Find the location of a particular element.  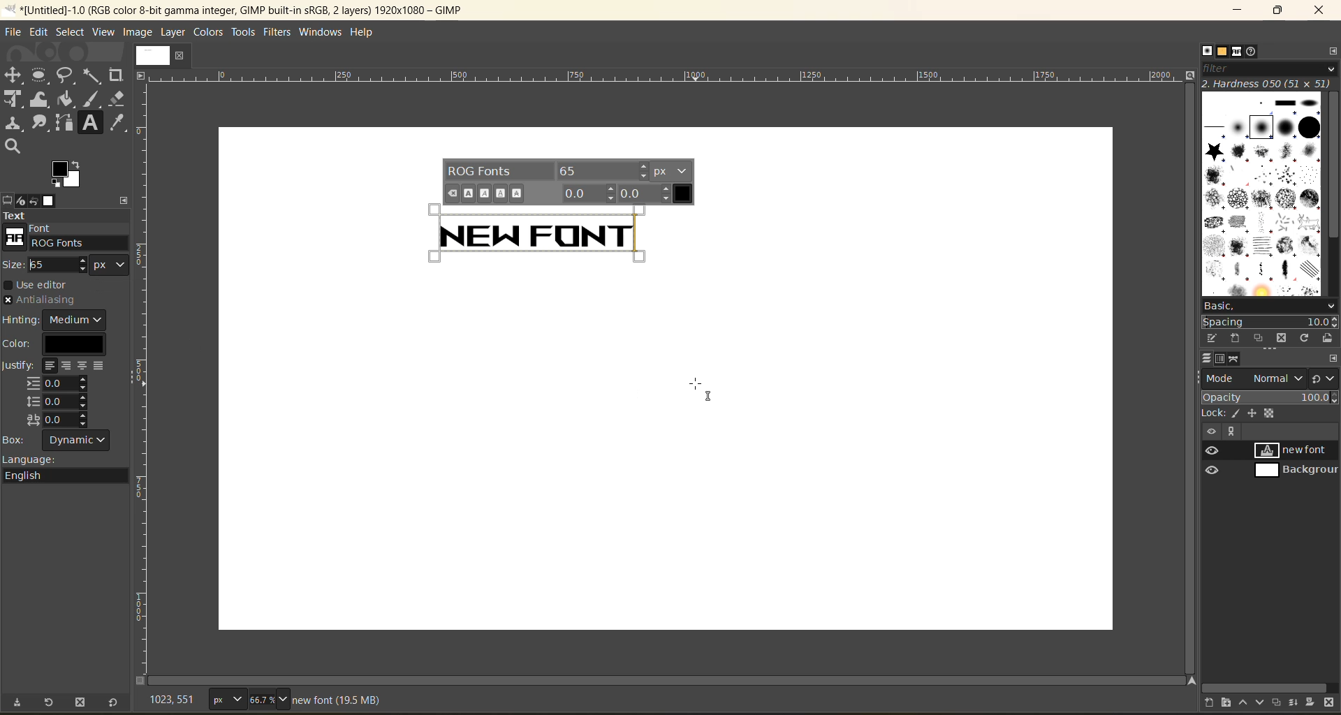

image is located at coordinates (140, 32).